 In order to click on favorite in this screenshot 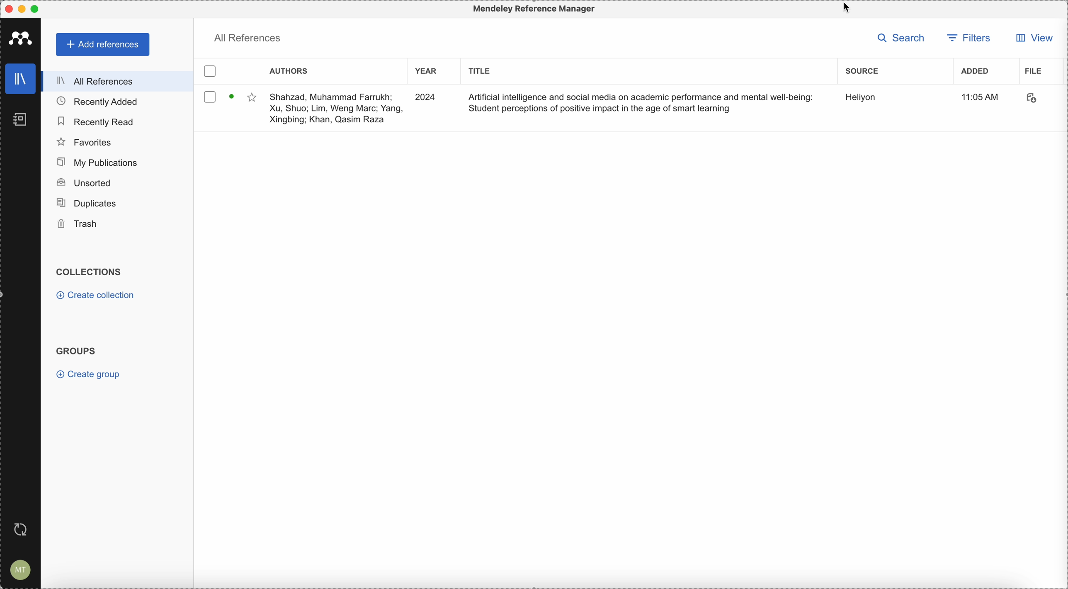, I will do `click(252, 98)`.